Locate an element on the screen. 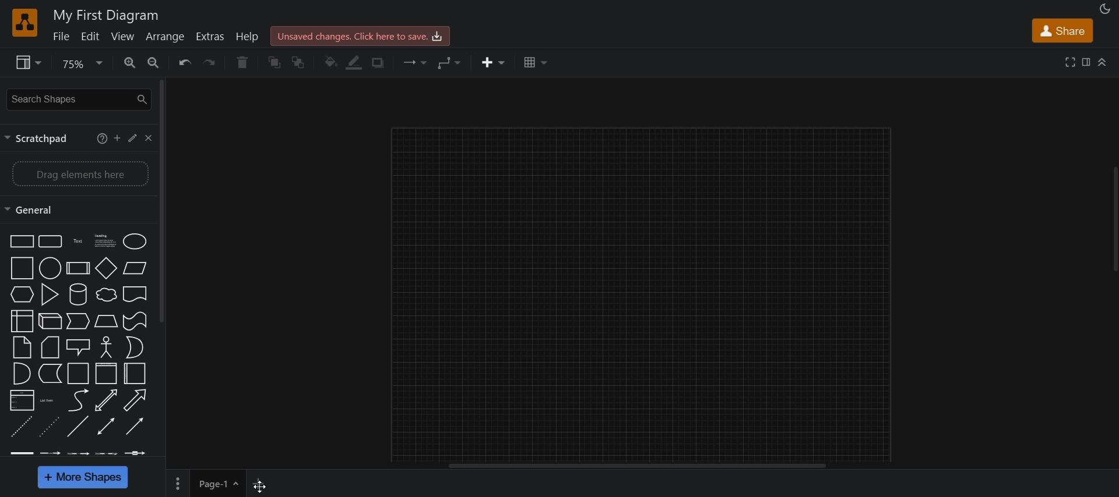  undo  is located at coordinates (186, 63).